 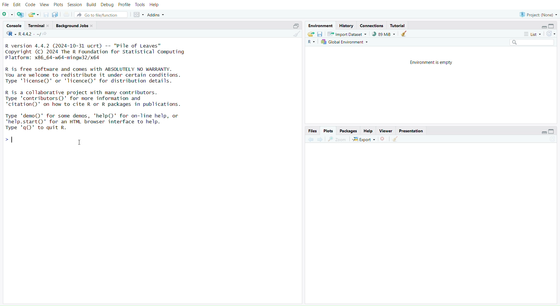 What do you see at coordinates (38, 25) in the screenshot?
I see `Terminal` at bounding box center [38, 25].